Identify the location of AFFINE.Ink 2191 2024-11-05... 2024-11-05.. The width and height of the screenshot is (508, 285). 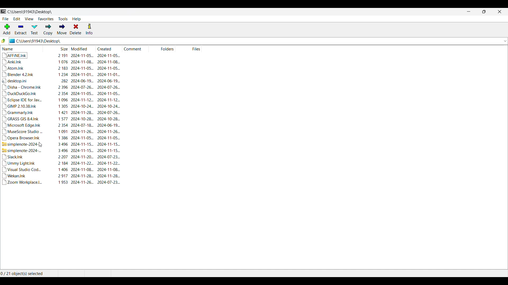
(66, 56).